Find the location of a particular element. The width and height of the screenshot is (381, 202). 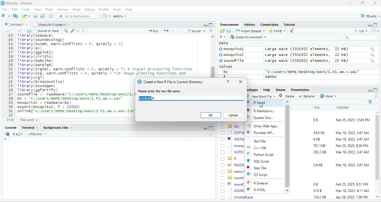

scroll bar is located at coordinates (213, 56).